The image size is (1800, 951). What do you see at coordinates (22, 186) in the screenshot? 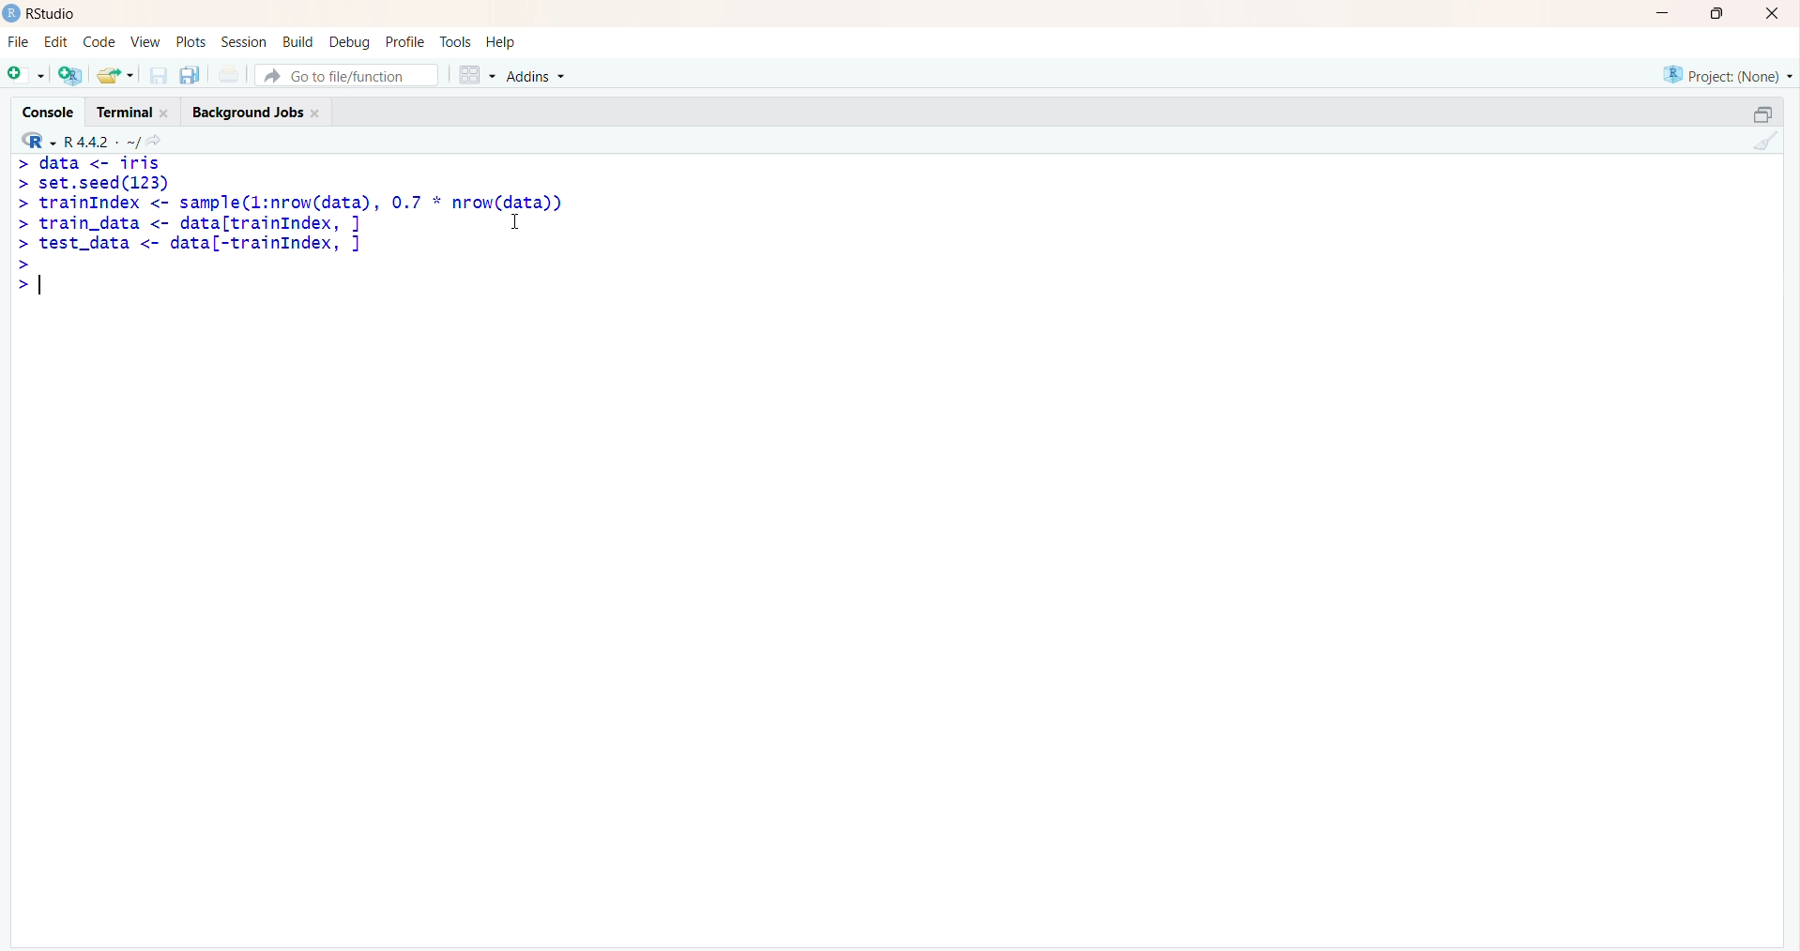
I see `Prompt cursor` at bounding box center [22, 186].